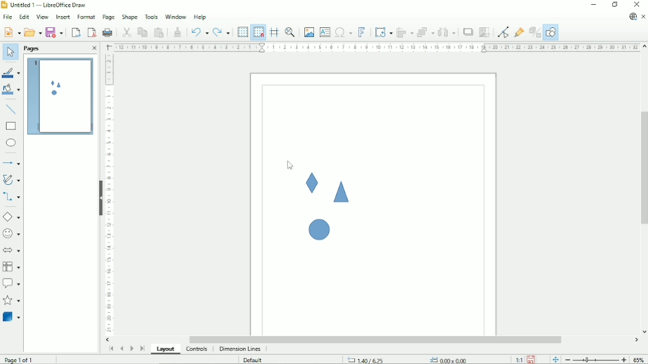 The width and height of the screenshot is (648, 364). Describe the element at coordinates (59, 97) in the screenshot. I see `Preview` at that location.